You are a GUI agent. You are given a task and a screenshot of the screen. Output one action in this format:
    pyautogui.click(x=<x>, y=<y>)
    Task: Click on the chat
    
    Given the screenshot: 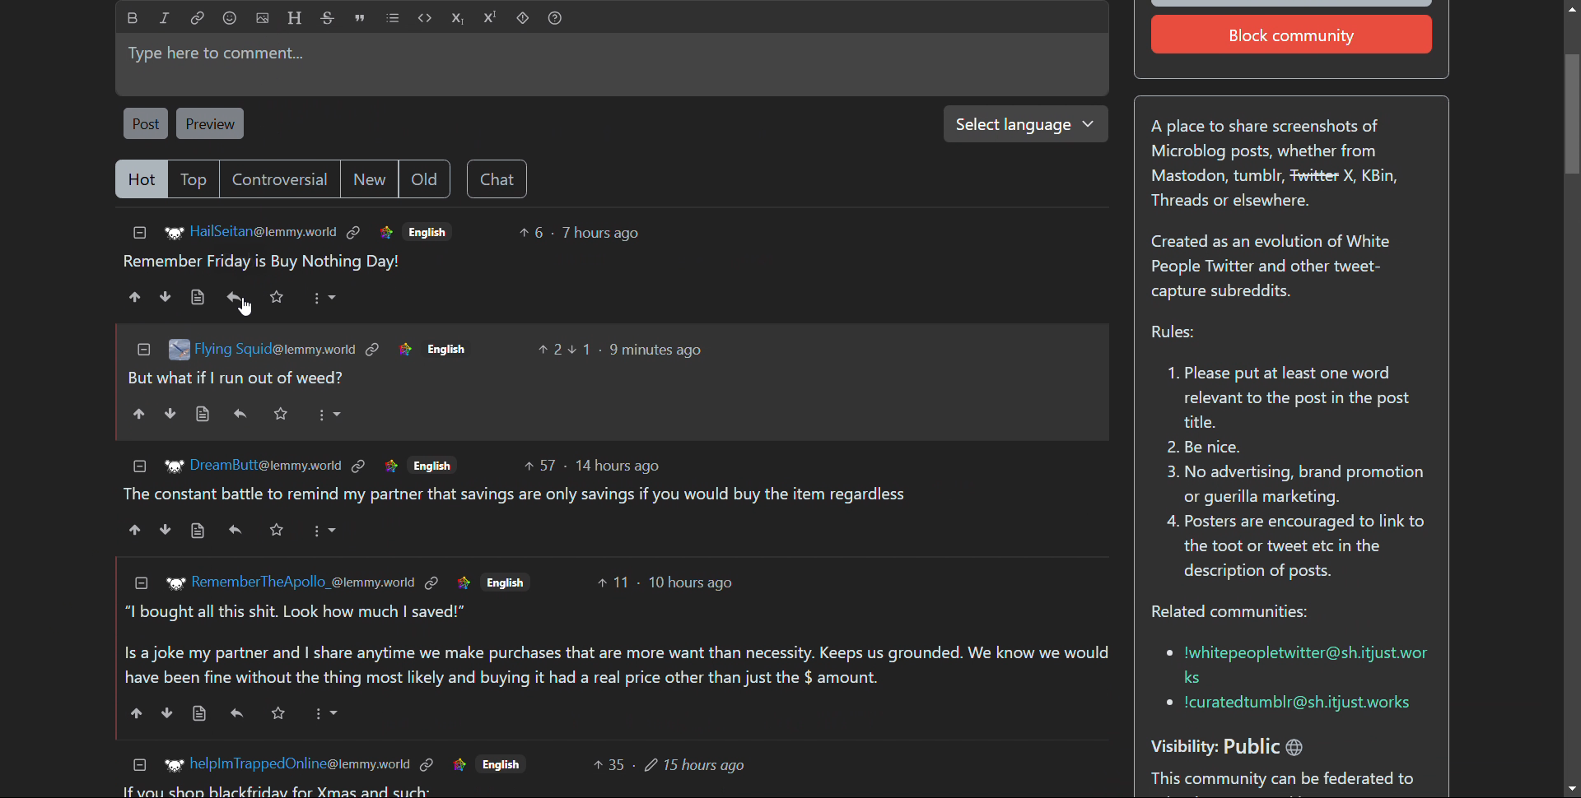 What is the action you would take?
    pyautogui.click(x=497, y=179)
    